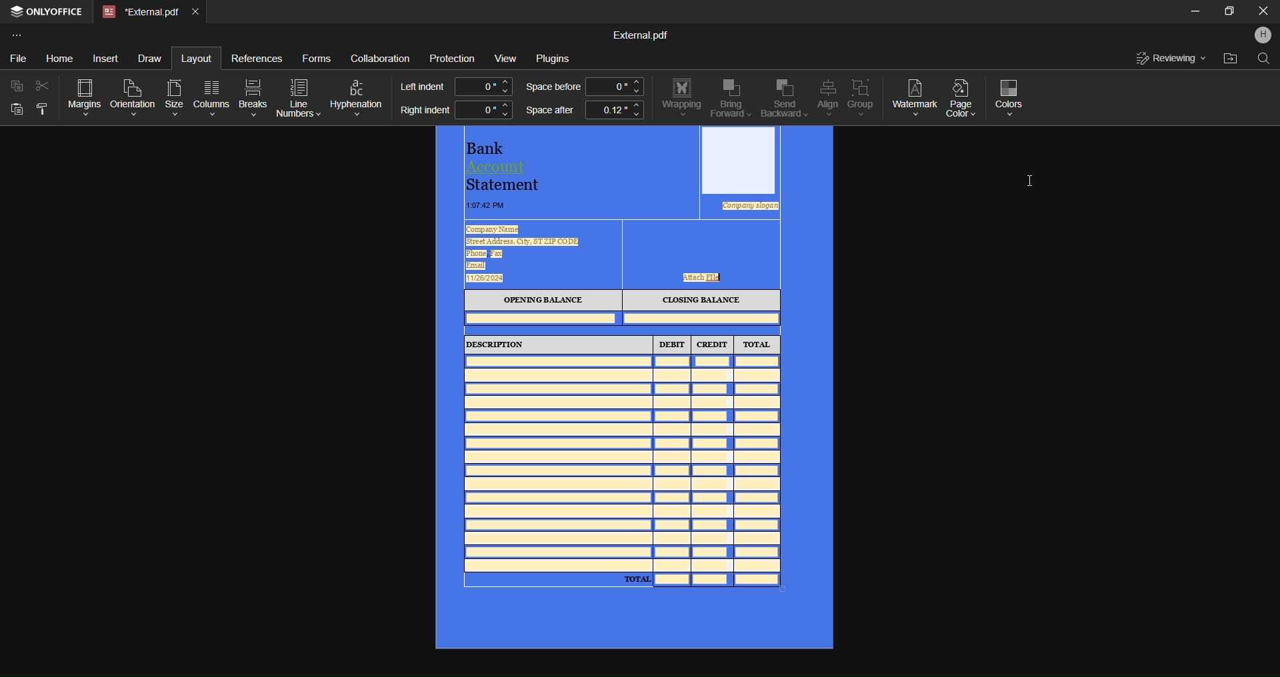  Describe the element at coordinates (253, 97) in the screenshot. I see `Breaks` at that location.